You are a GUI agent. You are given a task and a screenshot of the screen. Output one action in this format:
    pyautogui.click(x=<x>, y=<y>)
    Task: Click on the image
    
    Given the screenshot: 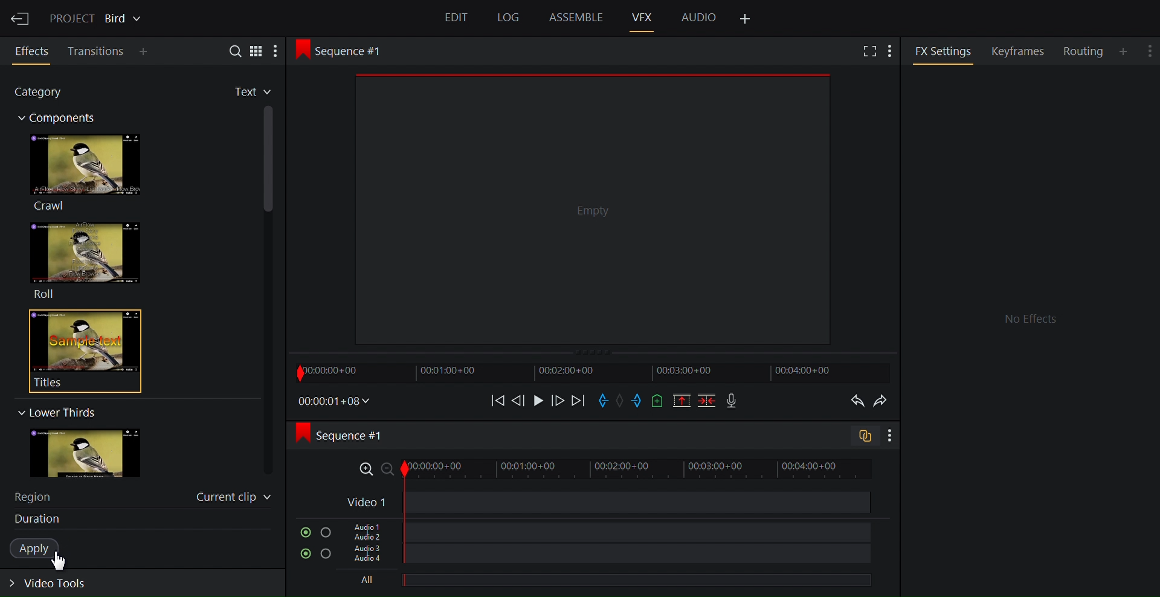 What is the action you would take?
    pyautogui.click(x=97, y=454)
    